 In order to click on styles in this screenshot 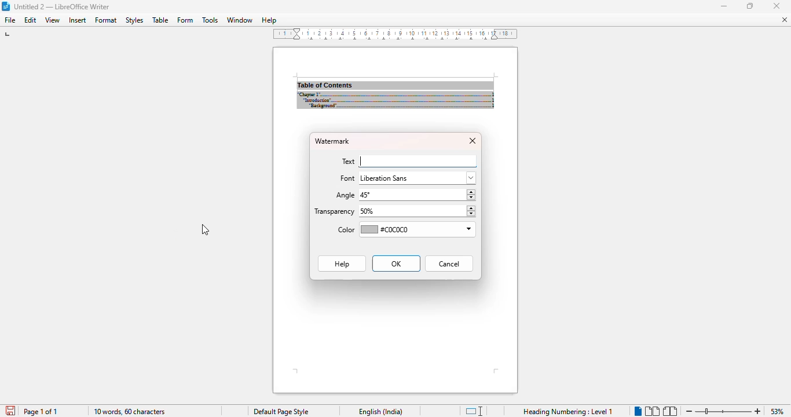, I will do `click(134, 20)`.